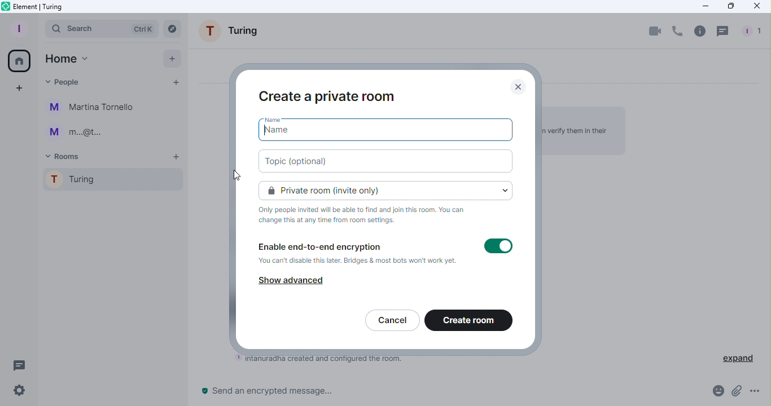  What do you see at coordinates (169, 58) in the screenshot?
I see `Add` at bounding box center [169, 58].